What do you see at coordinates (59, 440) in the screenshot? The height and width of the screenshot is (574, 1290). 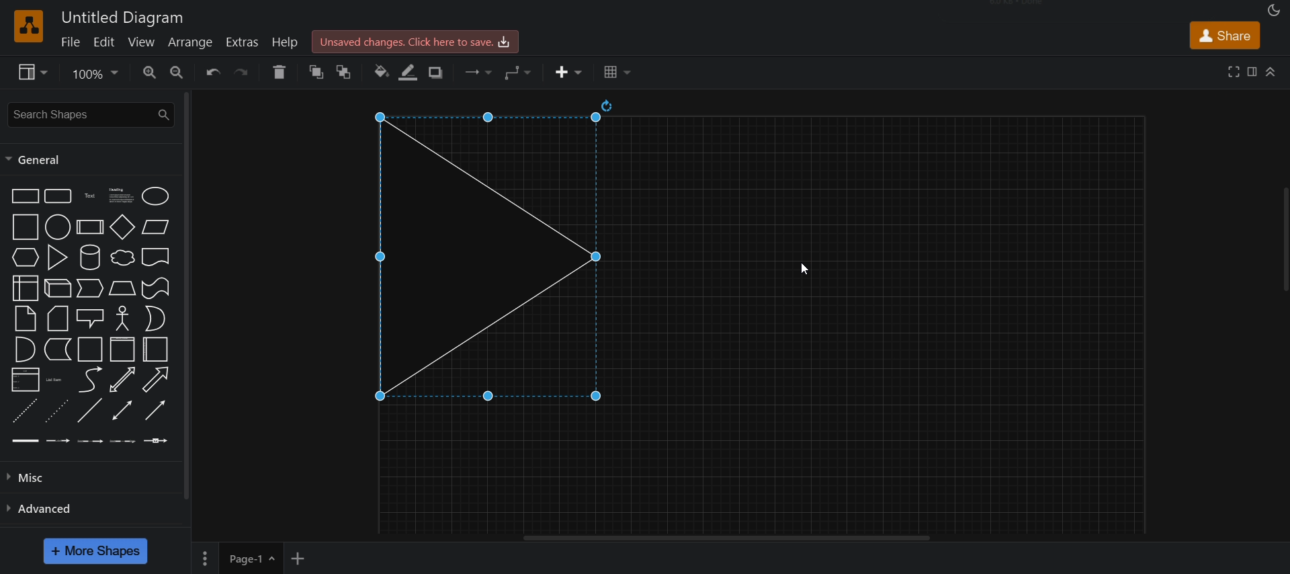 I see `connector with label` at bounding box center [59, 440].